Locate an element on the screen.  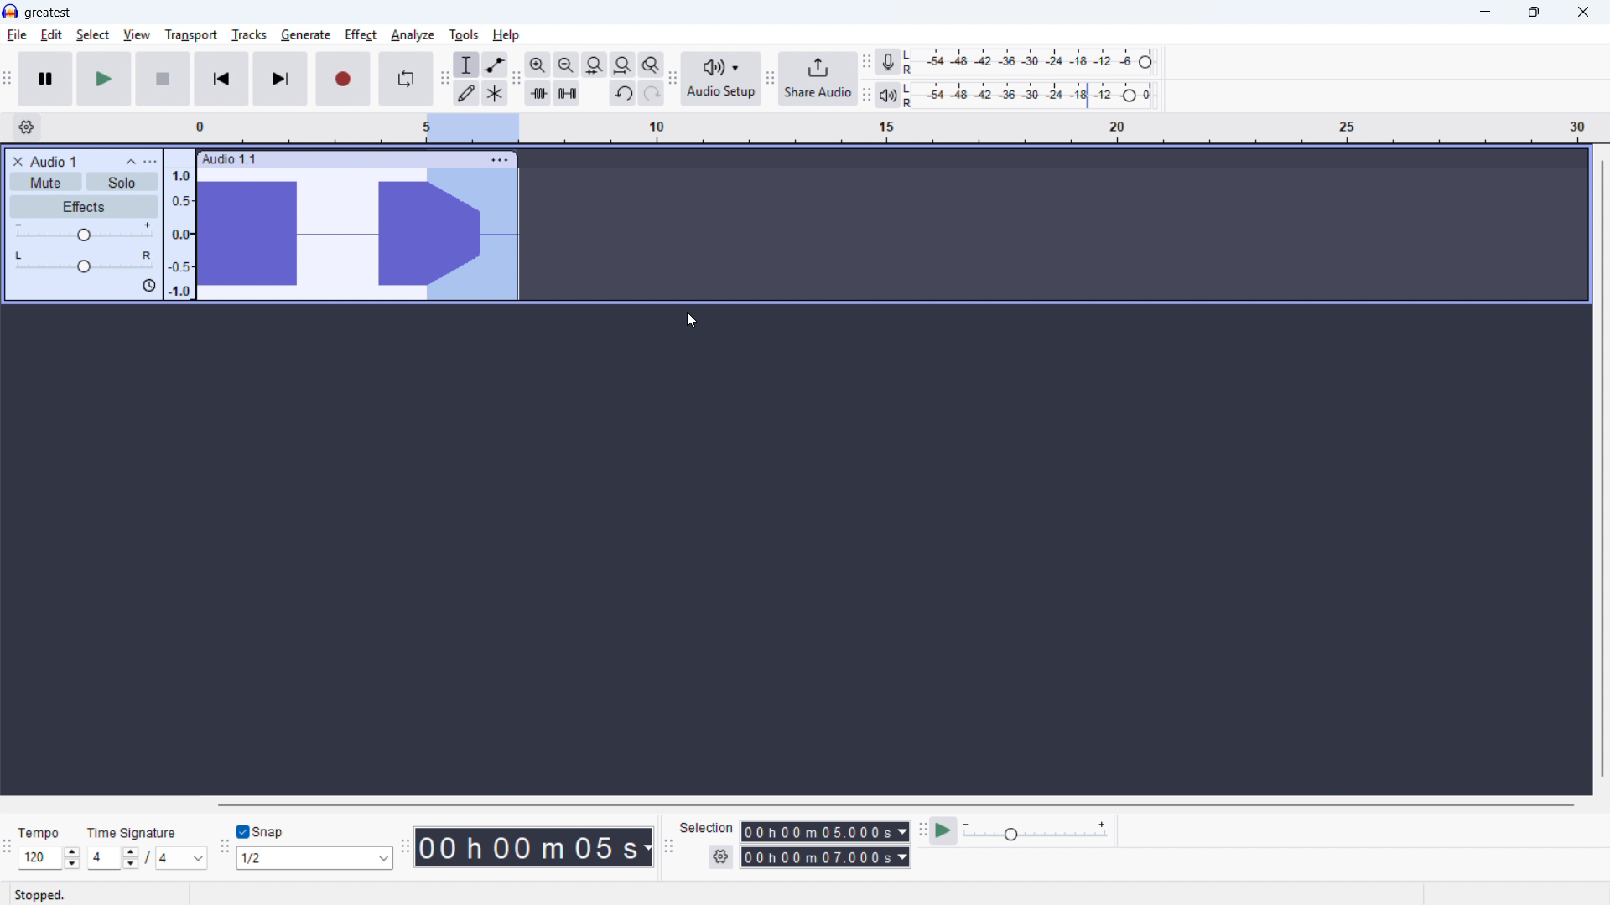
Enable looping  is located at coordinates (406, 79).